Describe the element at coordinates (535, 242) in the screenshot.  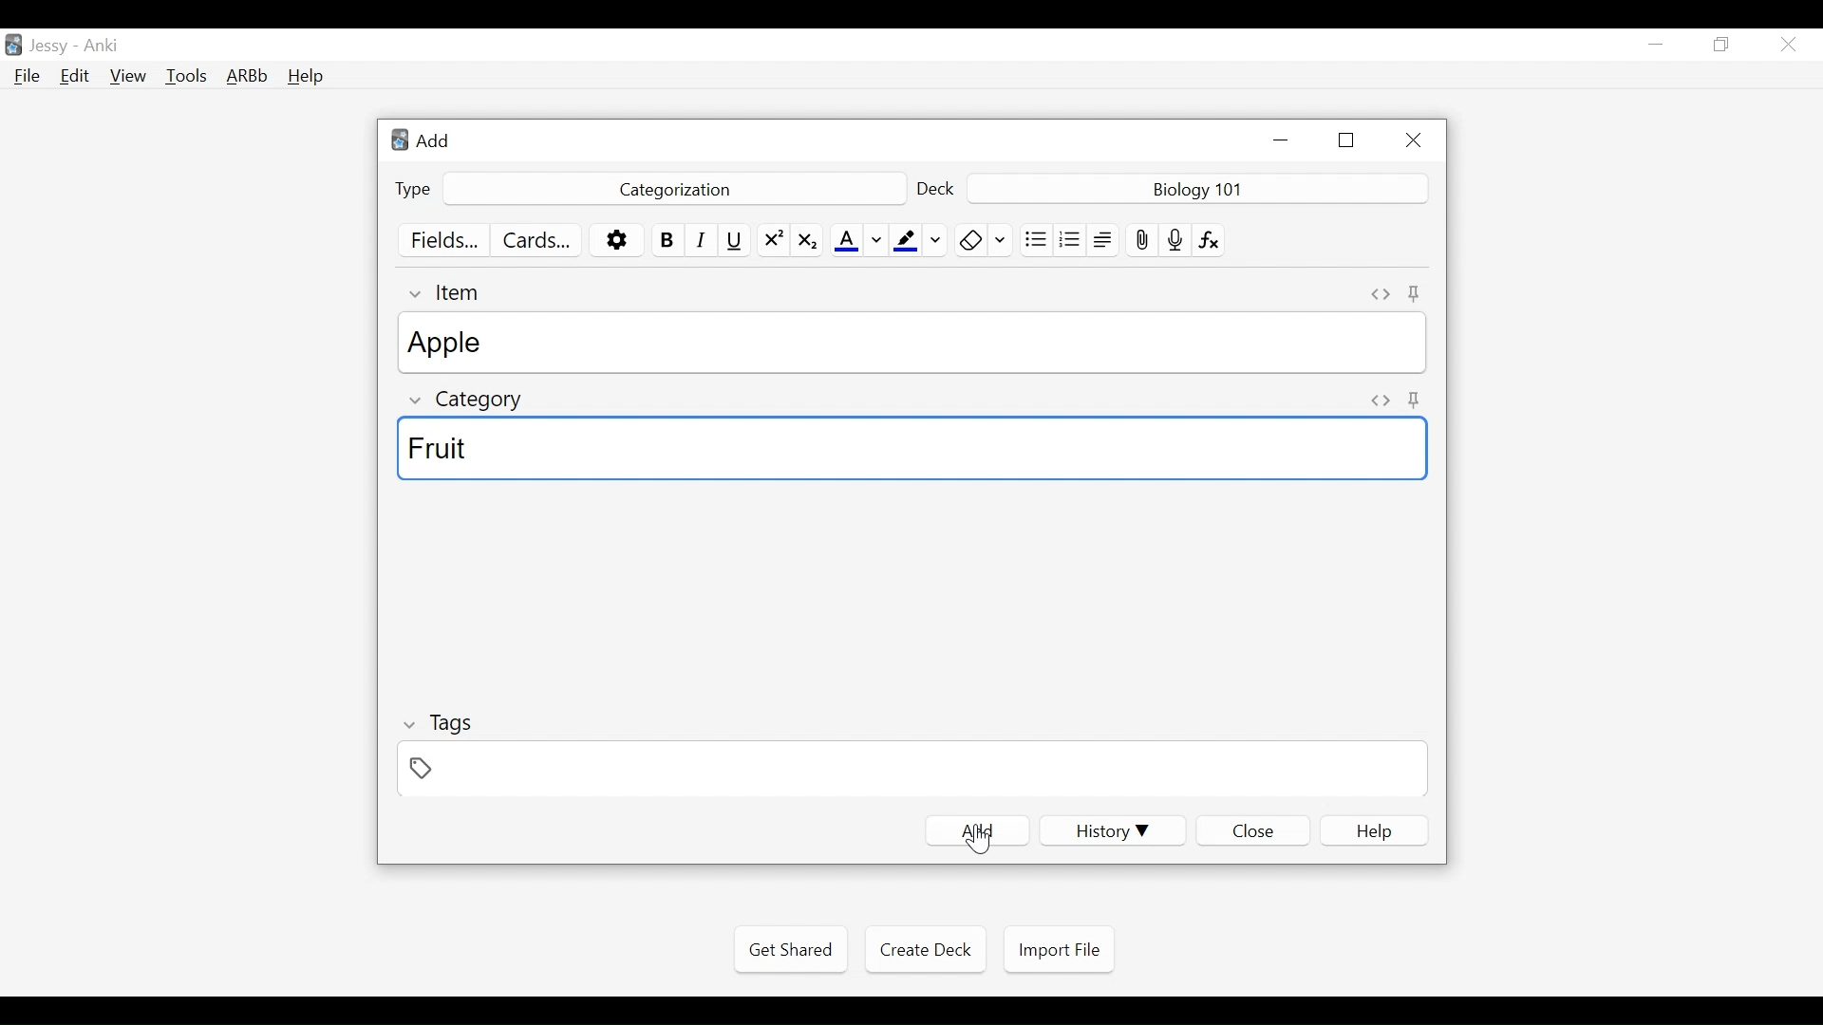
I see `Customize Card Template` at that location.